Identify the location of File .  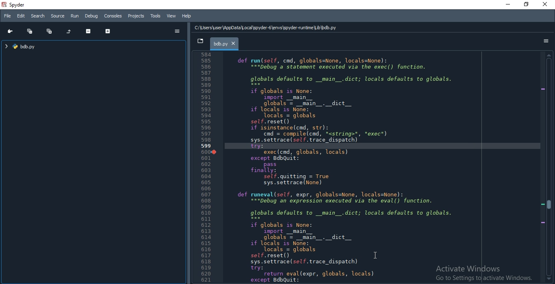
(8, 17).